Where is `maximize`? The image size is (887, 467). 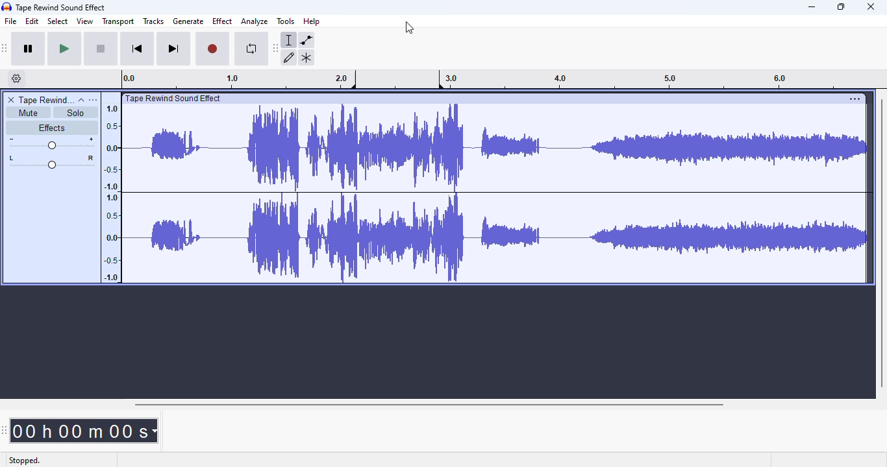
maximize is located at coordinates (842, 6).